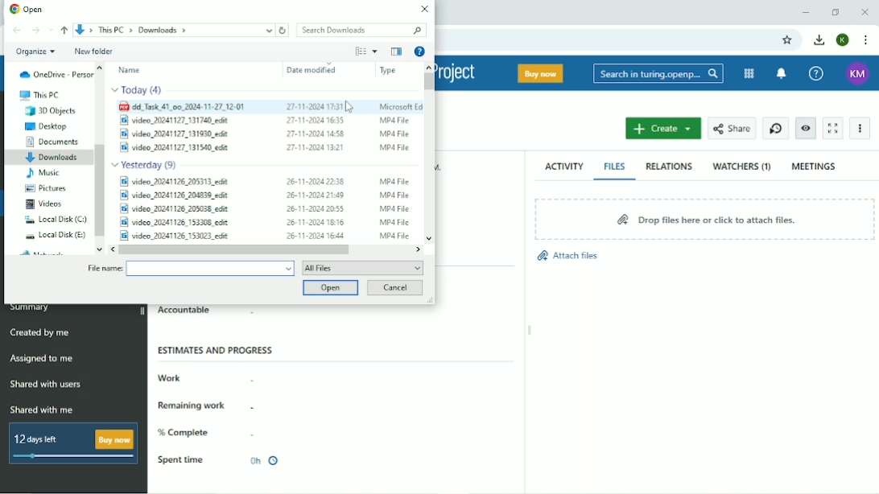 Image resolution: width=879 pixels, height=494 pixels. What do you see at coordinates (865, 11) in the screenshot?
I see `Close` at bounding box center [865, 11].